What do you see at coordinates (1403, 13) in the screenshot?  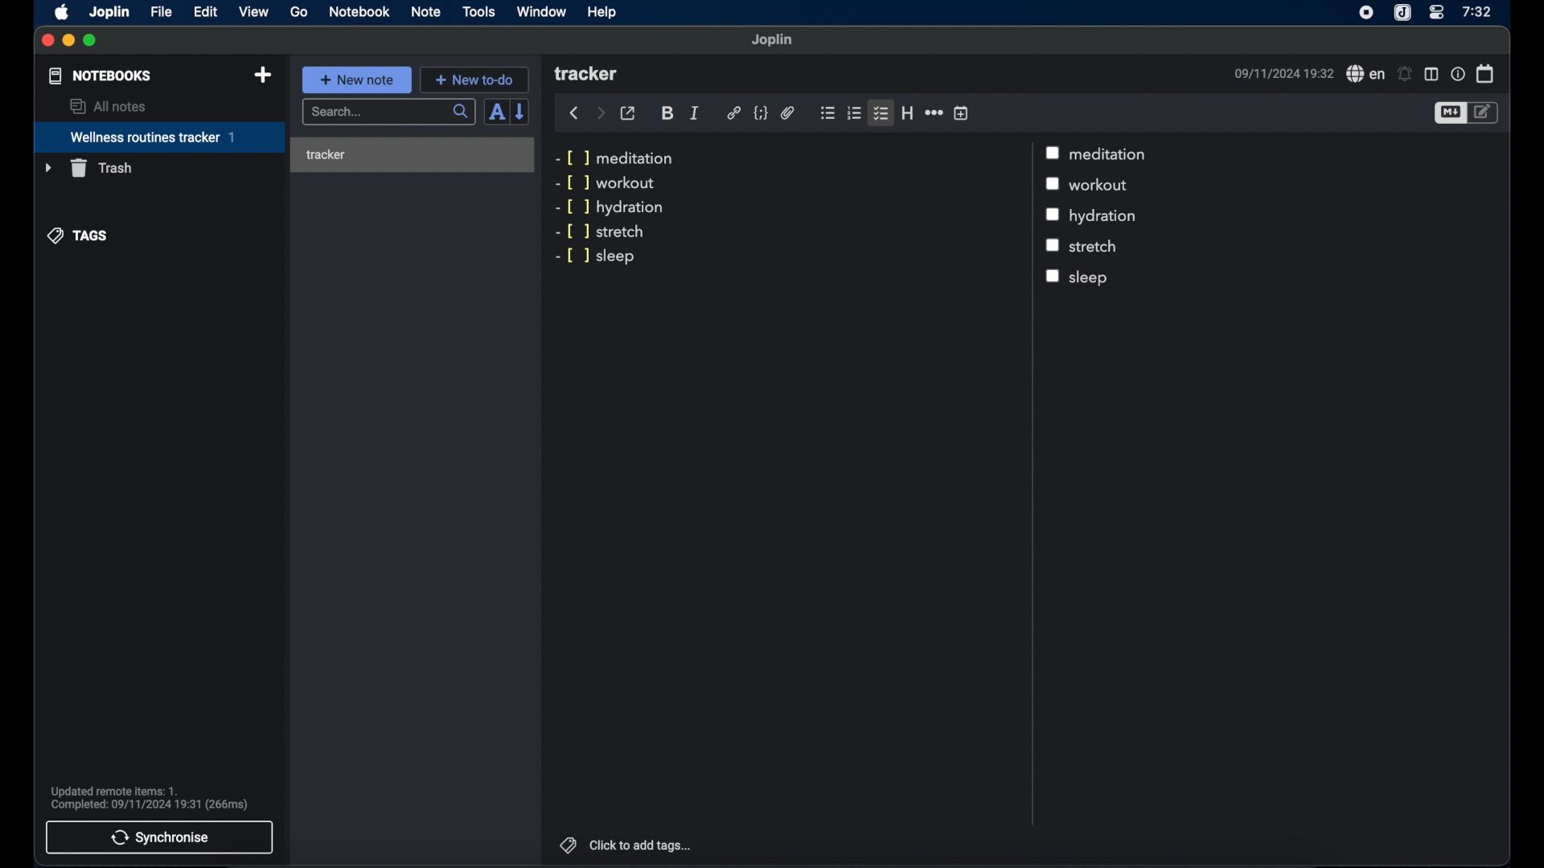 I see `joplin icon` at bounding box center [1403, 13].